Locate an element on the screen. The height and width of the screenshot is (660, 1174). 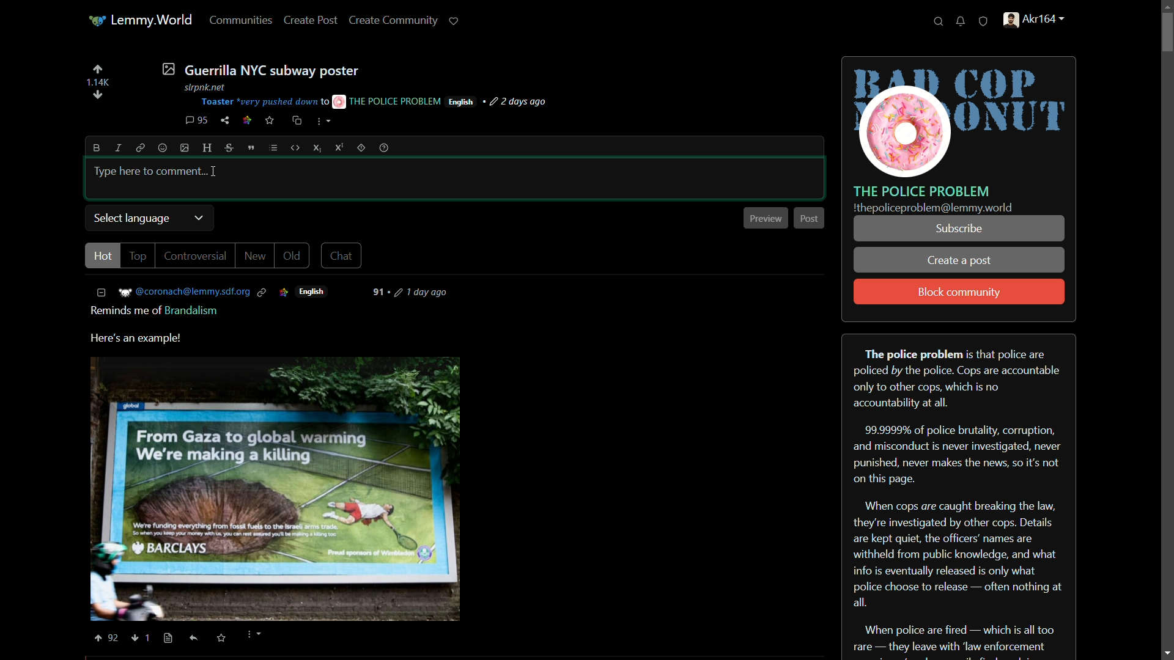
less information is located at coordinates (102, 292).